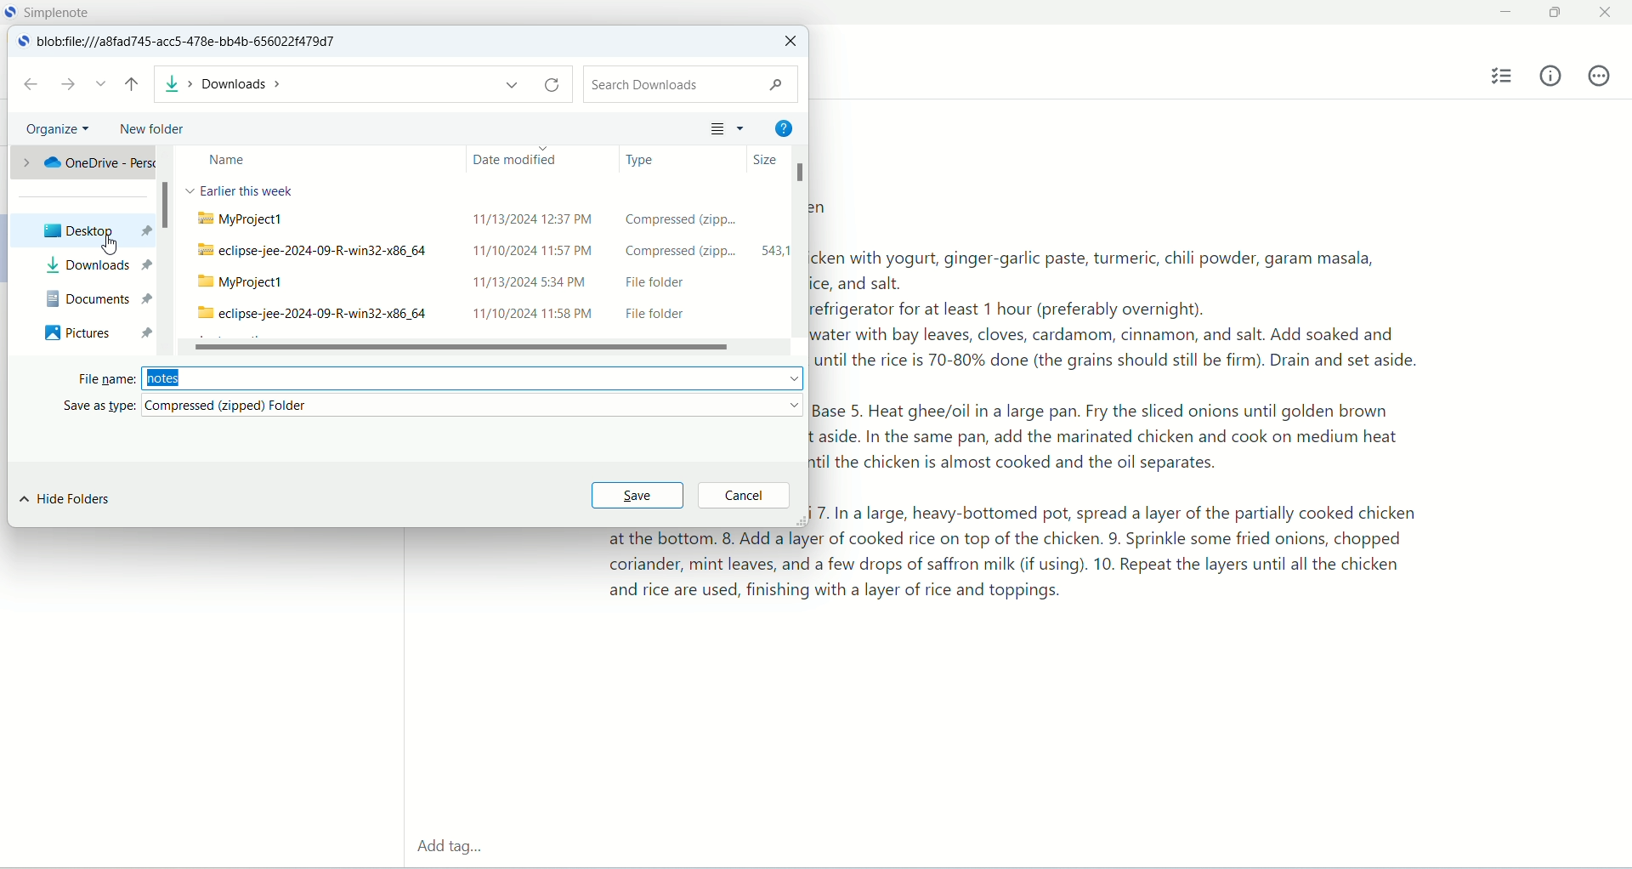 The image size is (1632, 869). What do you see at coordinates (439, 380) in the screenshot?
I see `file name` at bounding box center [439, 380].